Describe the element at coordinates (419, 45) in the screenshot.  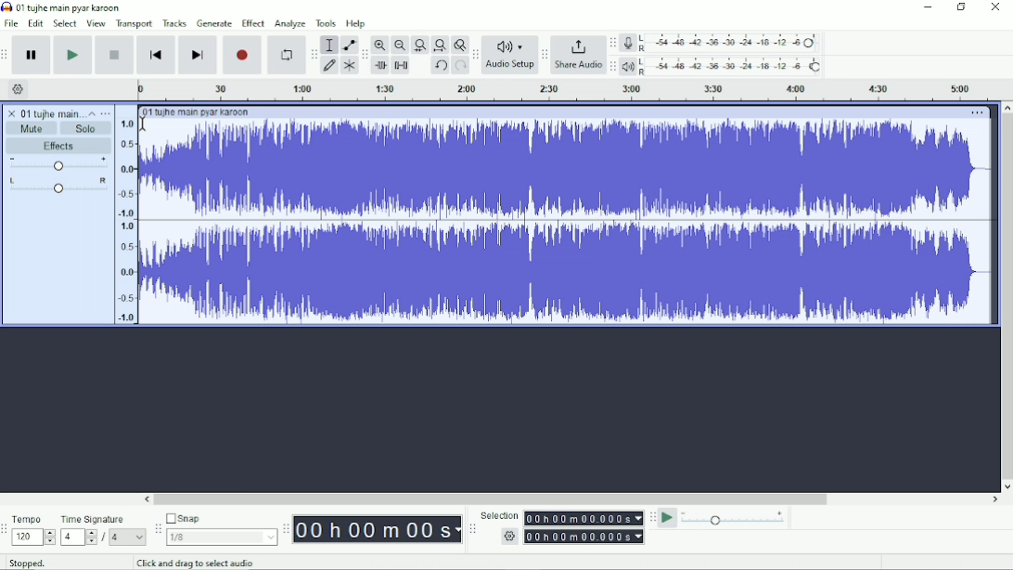
I see `Fit selection to width` at that location.